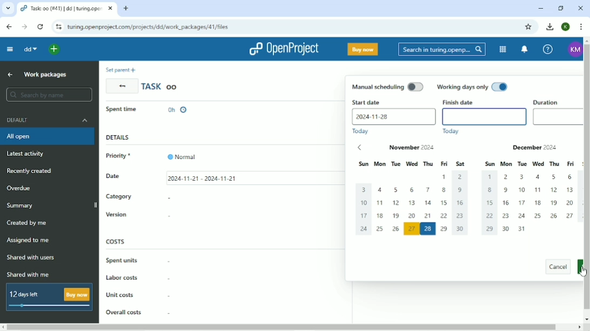 This screenshot has height=331, width=590. I want to click on All open, so click(47, 136).